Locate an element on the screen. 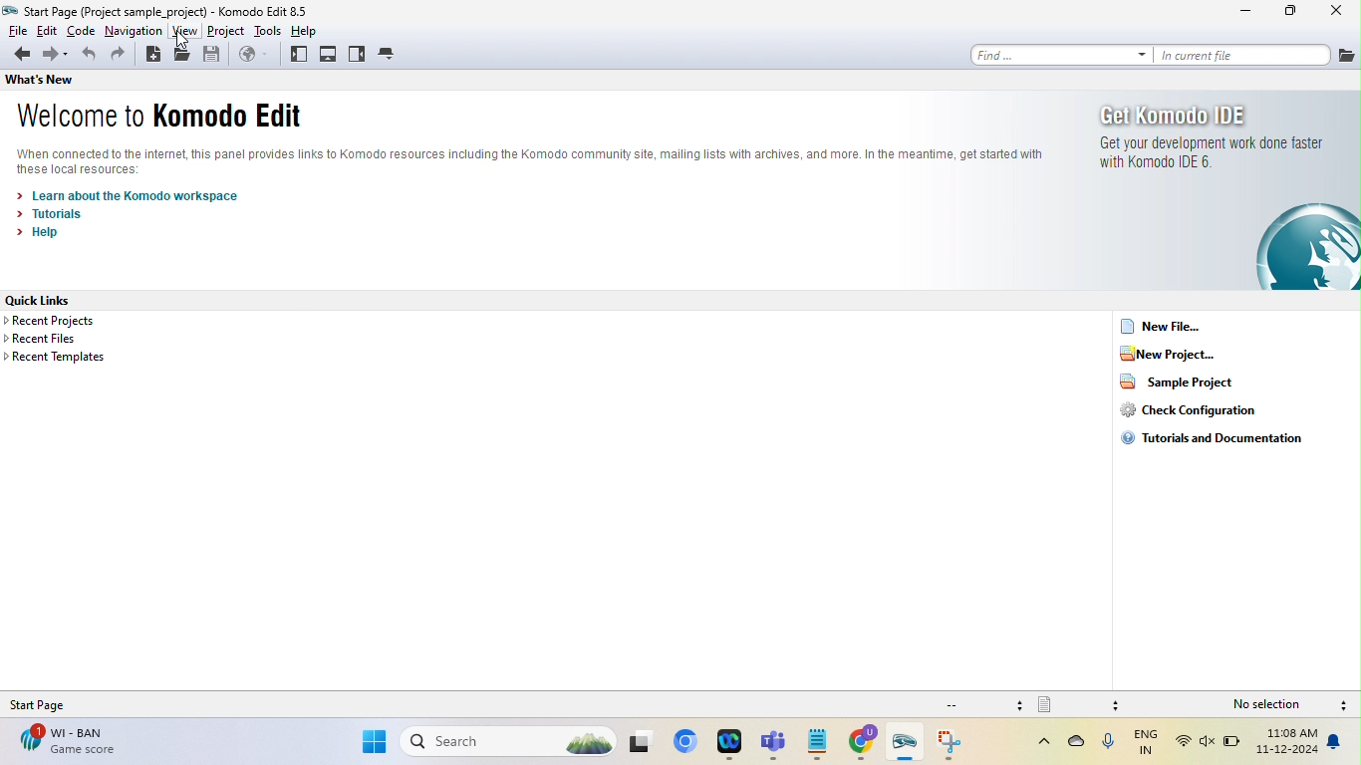 This screenshot has height=765, width=1361. recent templates is located at coordinates (60, 358).